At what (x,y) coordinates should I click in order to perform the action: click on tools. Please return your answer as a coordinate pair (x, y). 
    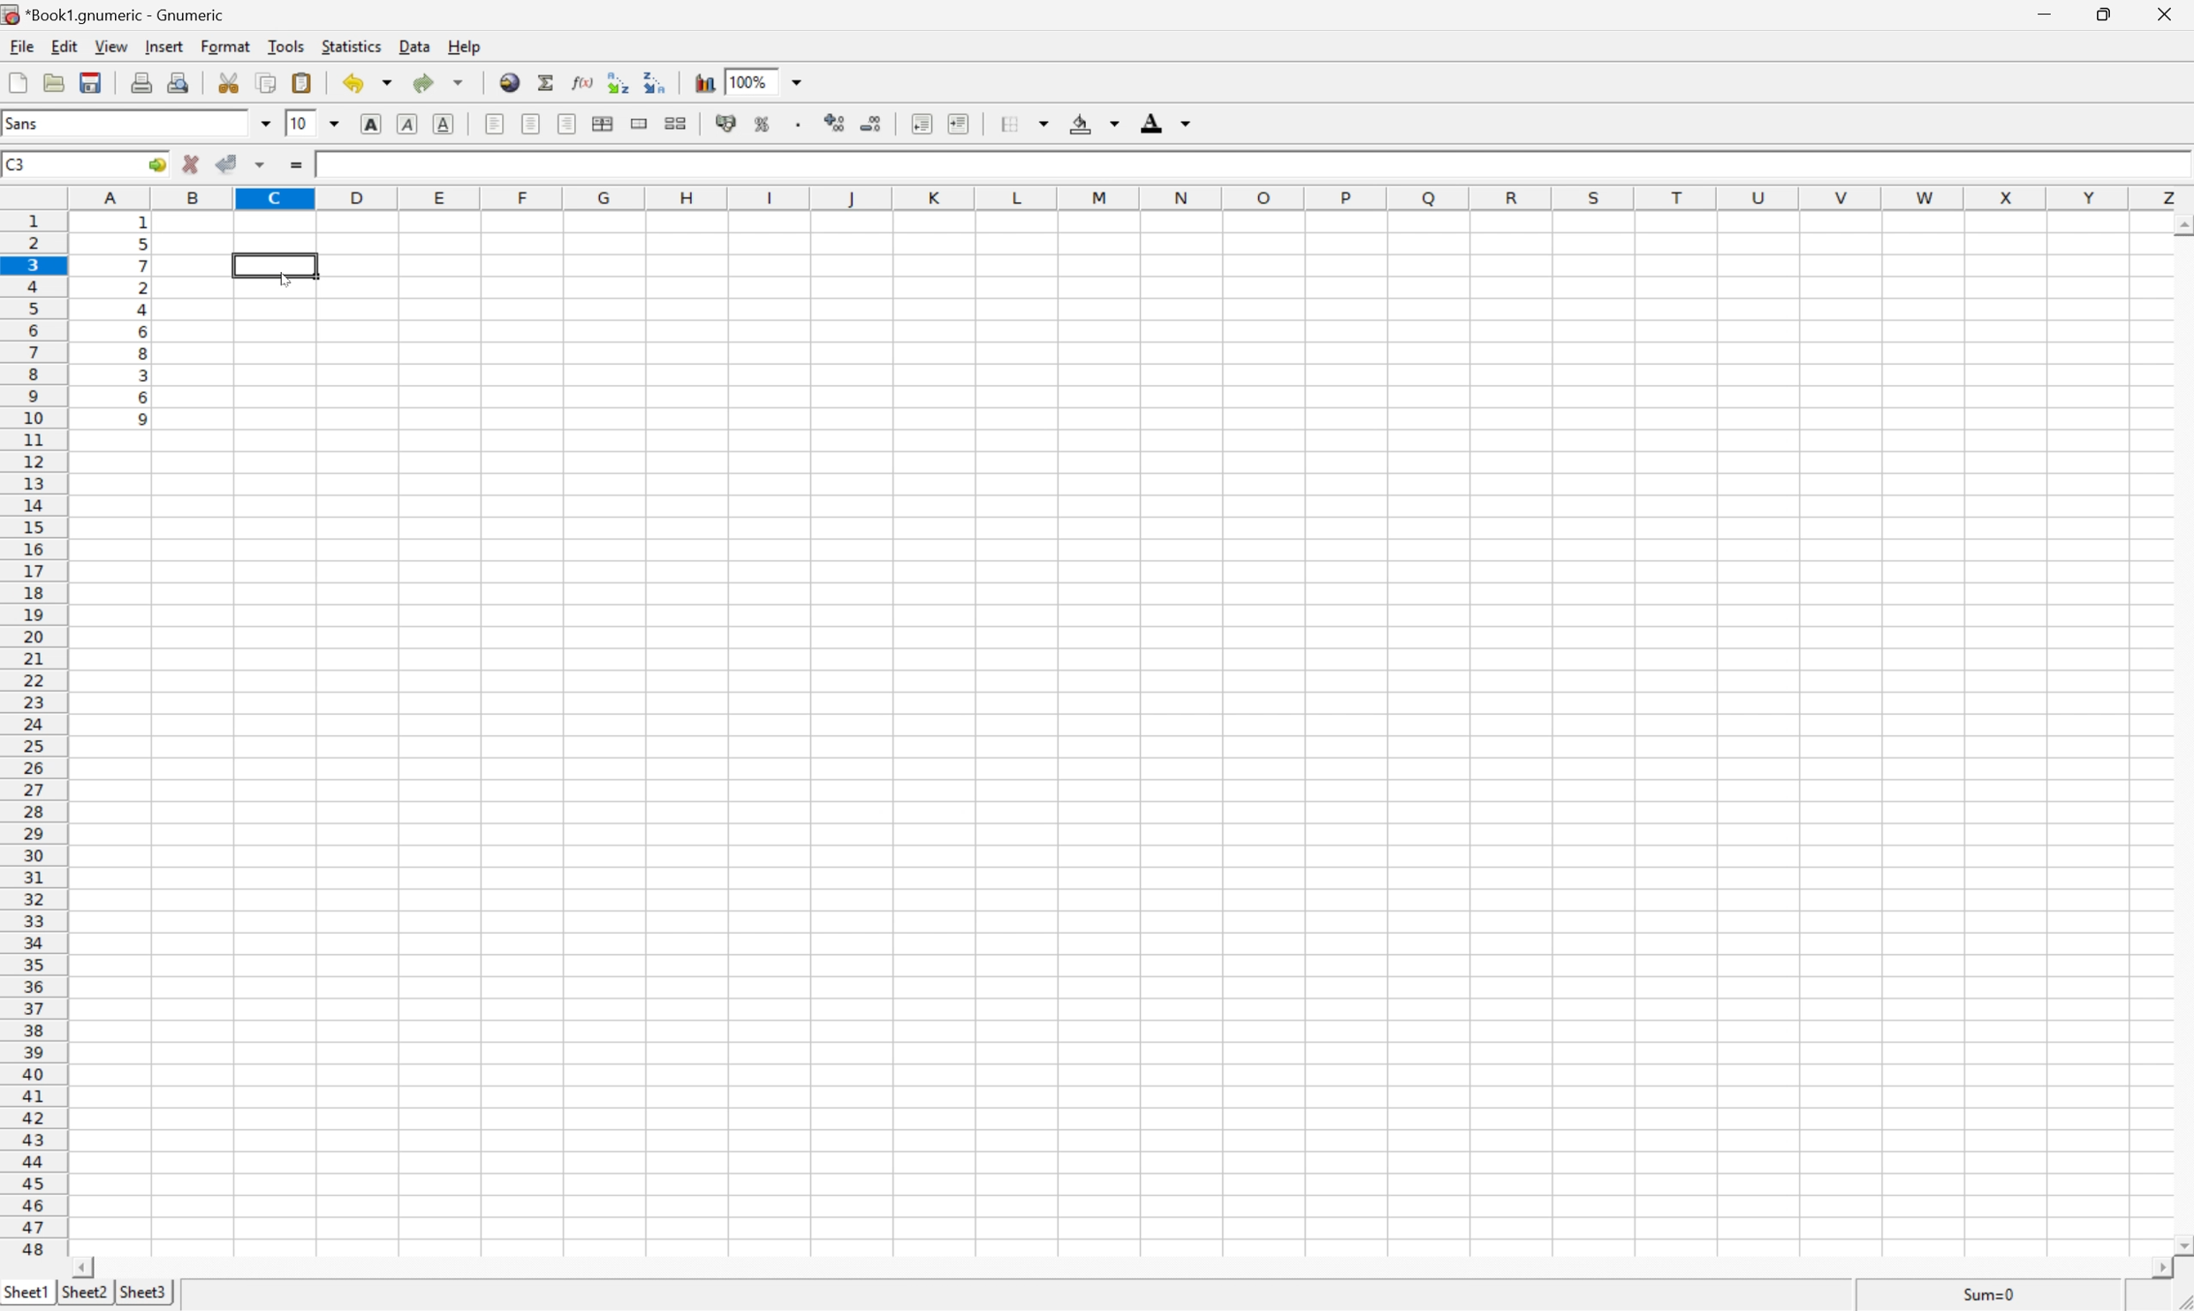
    Looking at the image, I should click on (285, 48).